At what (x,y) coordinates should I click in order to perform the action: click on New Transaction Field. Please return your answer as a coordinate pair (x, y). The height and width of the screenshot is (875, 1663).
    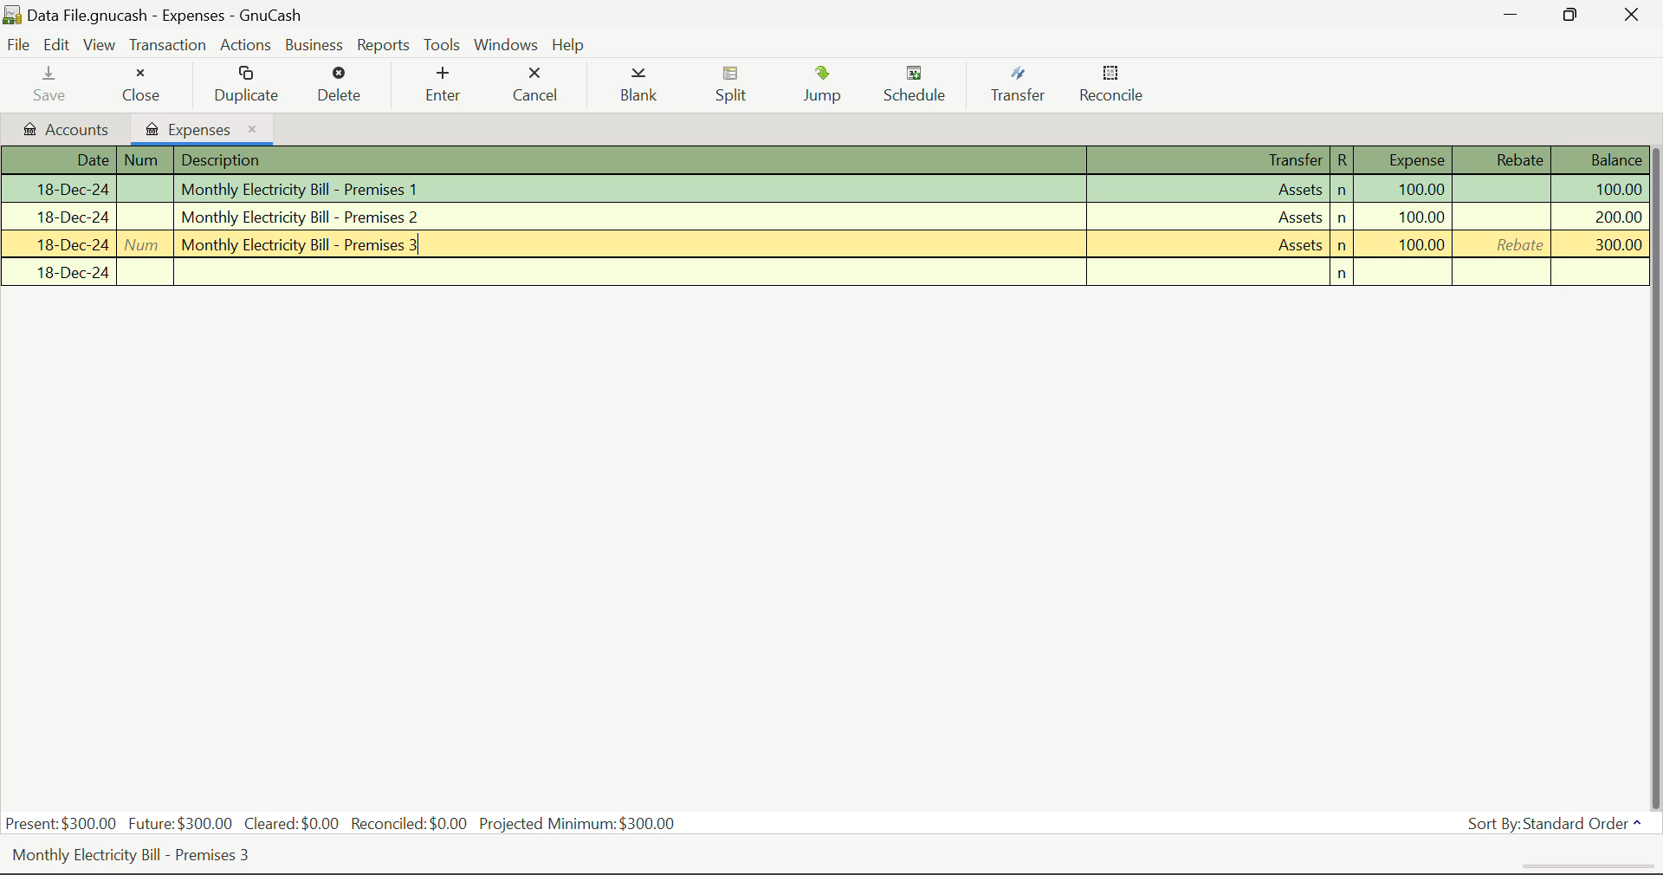
    Looking at the image, I should click on (823, 273).